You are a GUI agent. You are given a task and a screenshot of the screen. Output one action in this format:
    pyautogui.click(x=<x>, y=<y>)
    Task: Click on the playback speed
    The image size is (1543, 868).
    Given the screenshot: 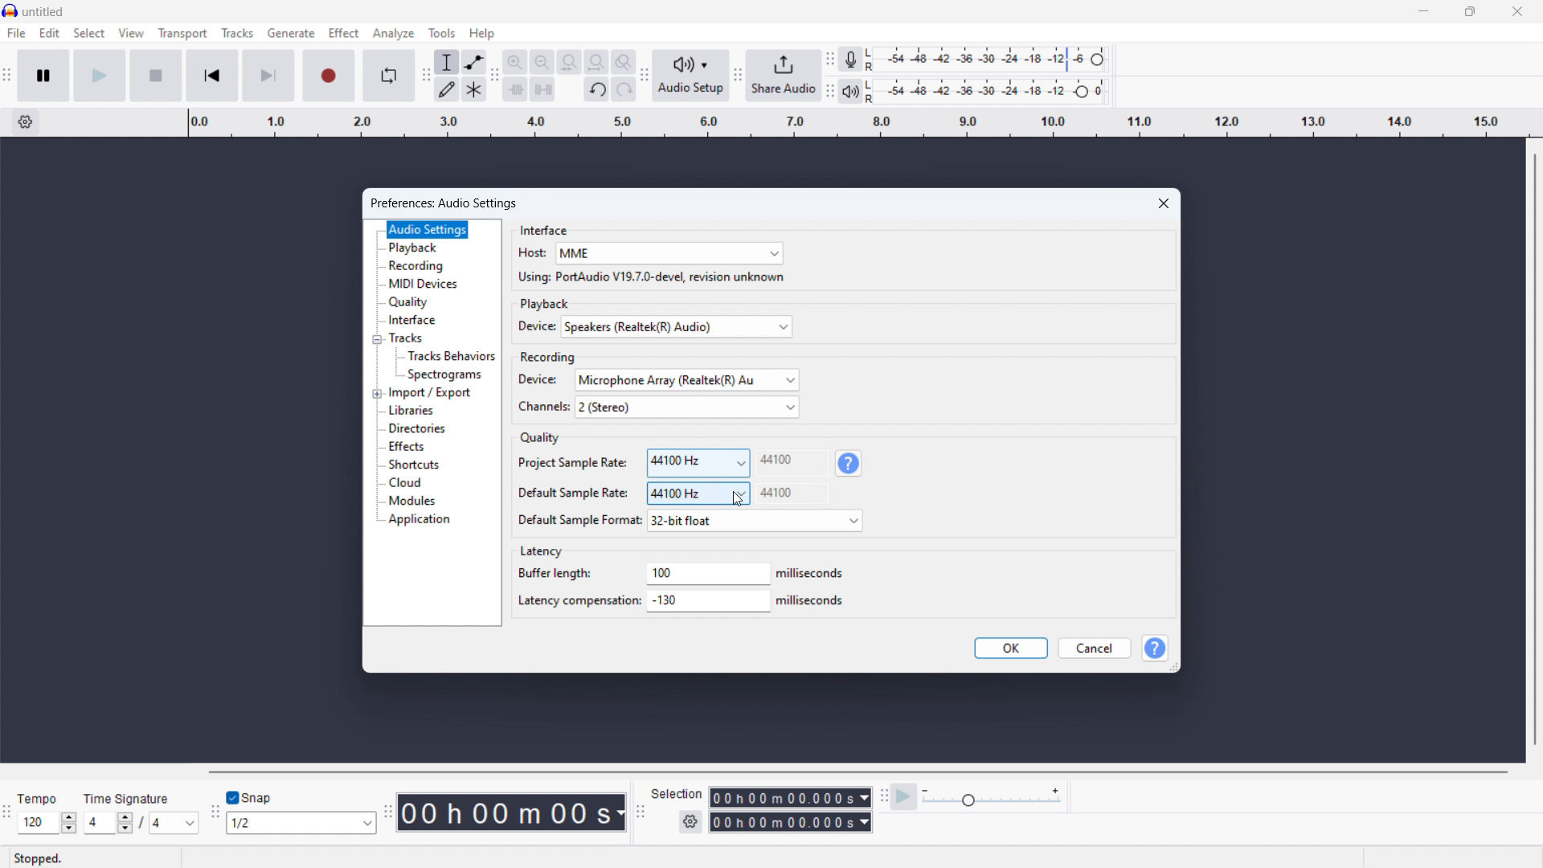 What is the action you would take?
    pyautogui.click(x=992, y=797)
    